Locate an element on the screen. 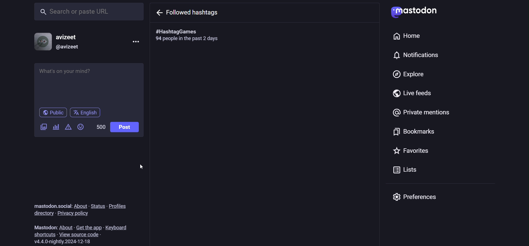 Image resolution: width=529 pixels, height=246 pixels. status is located at coordinates (97, 206).